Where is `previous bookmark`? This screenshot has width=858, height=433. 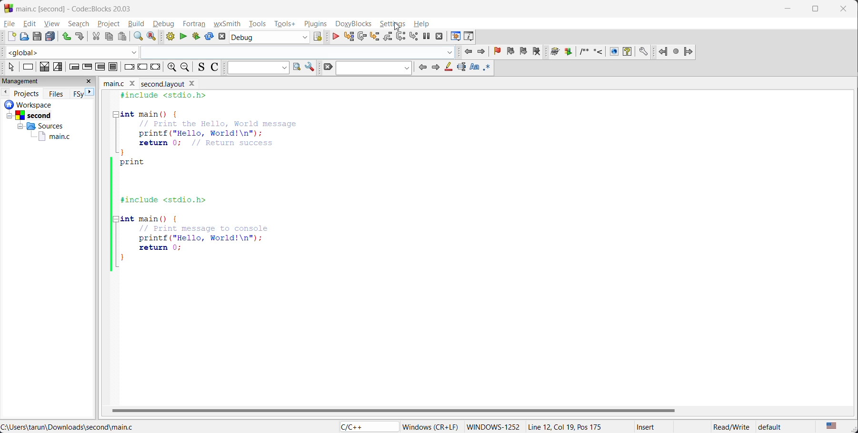
previous bookmark is located at coordinates (512, 52).